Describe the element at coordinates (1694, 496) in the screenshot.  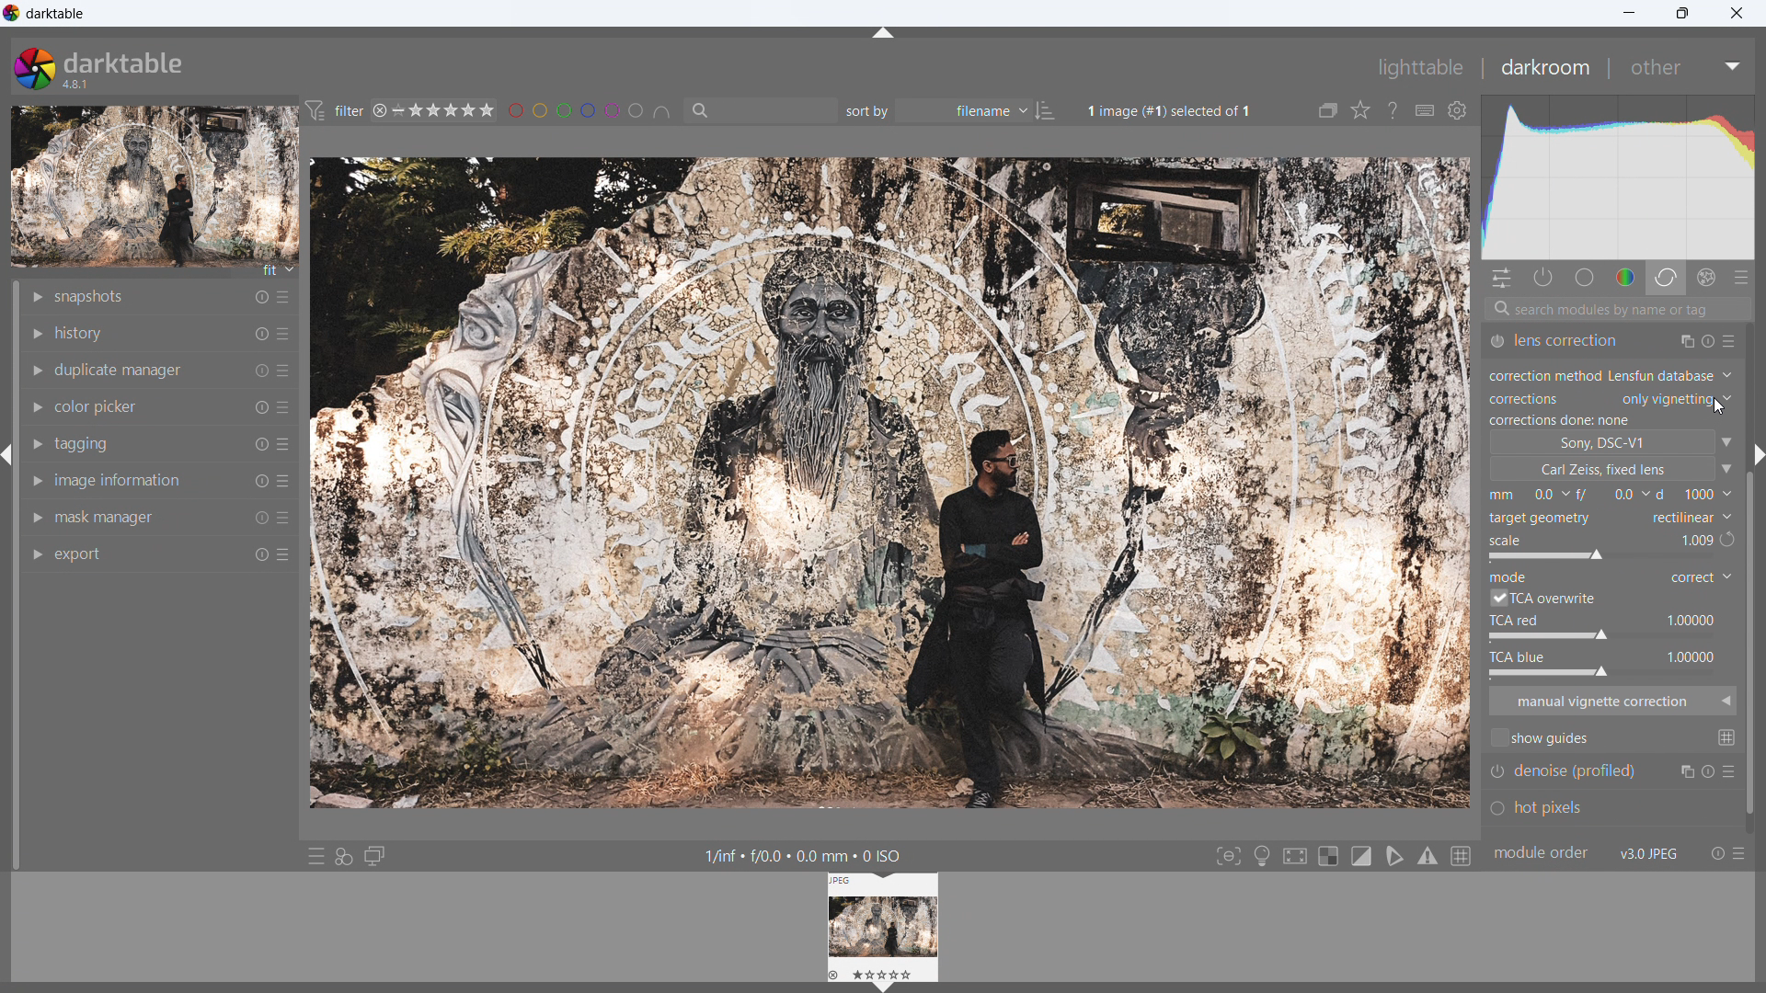
I see `f-number` at that location.